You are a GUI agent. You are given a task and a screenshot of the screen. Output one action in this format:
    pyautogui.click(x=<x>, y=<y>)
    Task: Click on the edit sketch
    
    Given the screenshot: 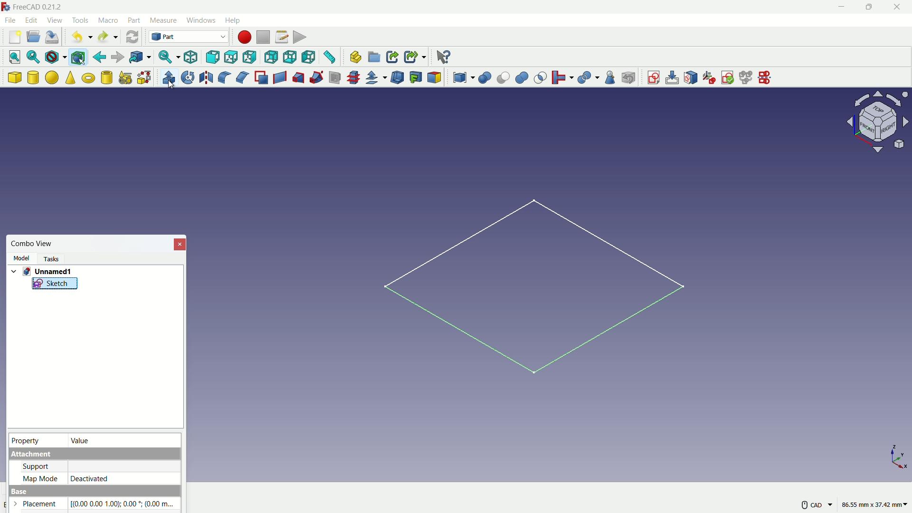 What is the action you would take?
    pyautogui.click(x=672, y=78)
    